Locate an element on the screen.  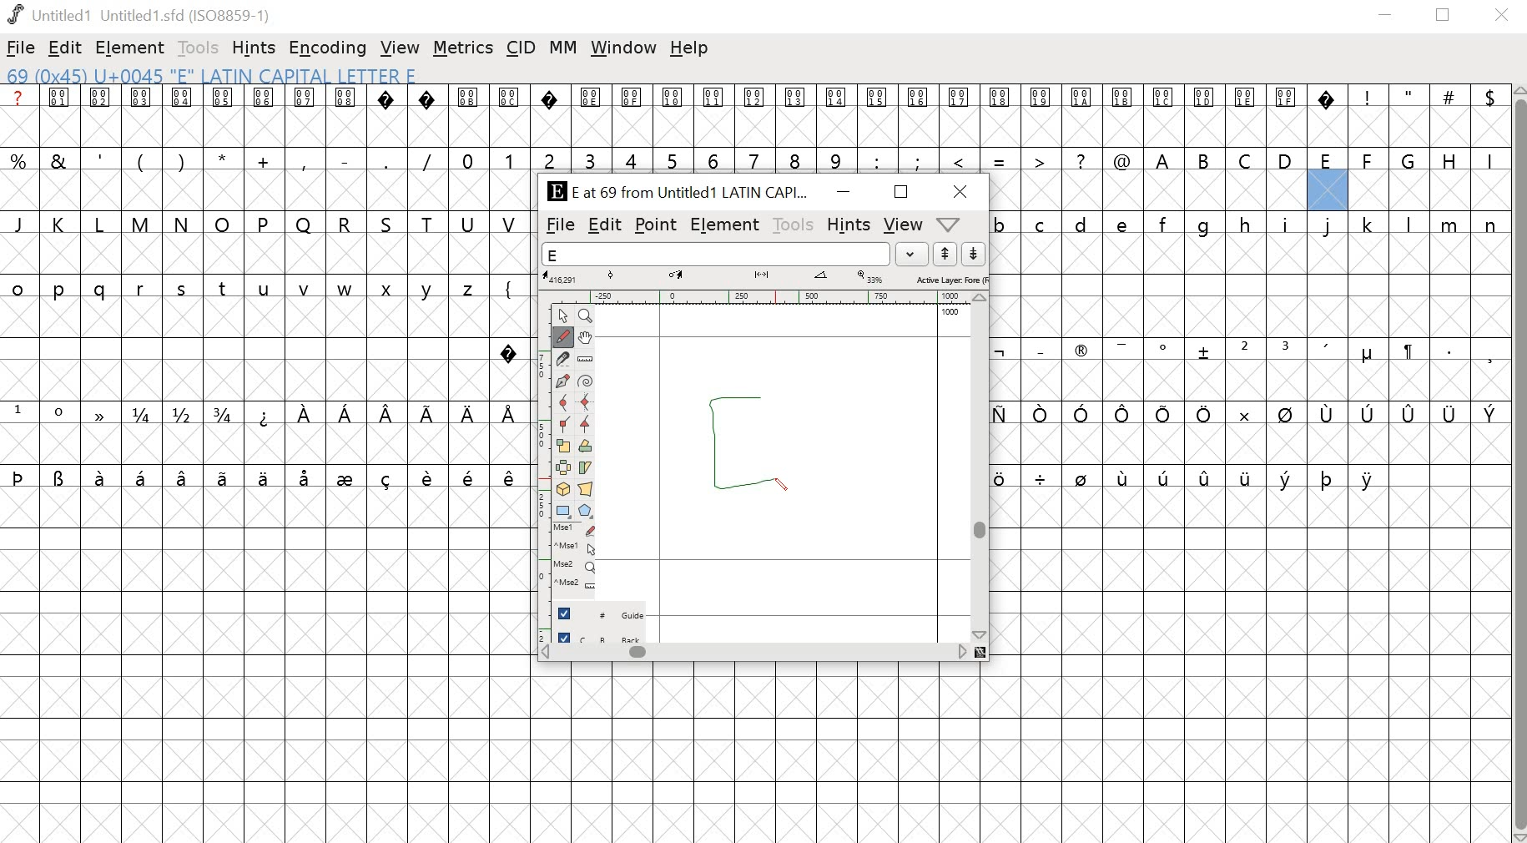
scrollbar is located at coordinates (761, 654).